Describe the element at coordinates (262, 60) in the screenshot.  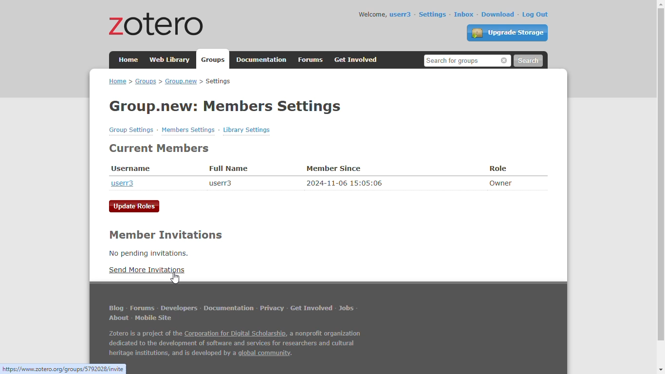
I see `documentation` at that location.